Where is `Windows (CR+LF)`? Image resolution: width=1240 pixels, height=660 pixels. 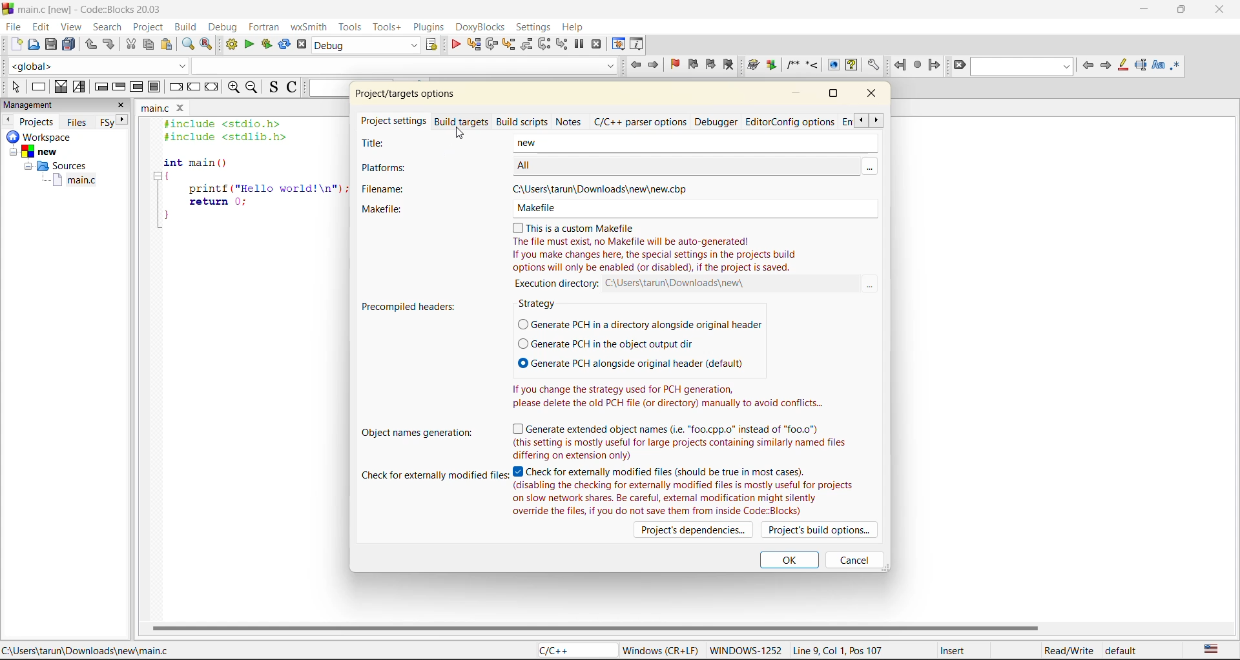 Windows (CR+LF) is located at coordinates (658, 650).